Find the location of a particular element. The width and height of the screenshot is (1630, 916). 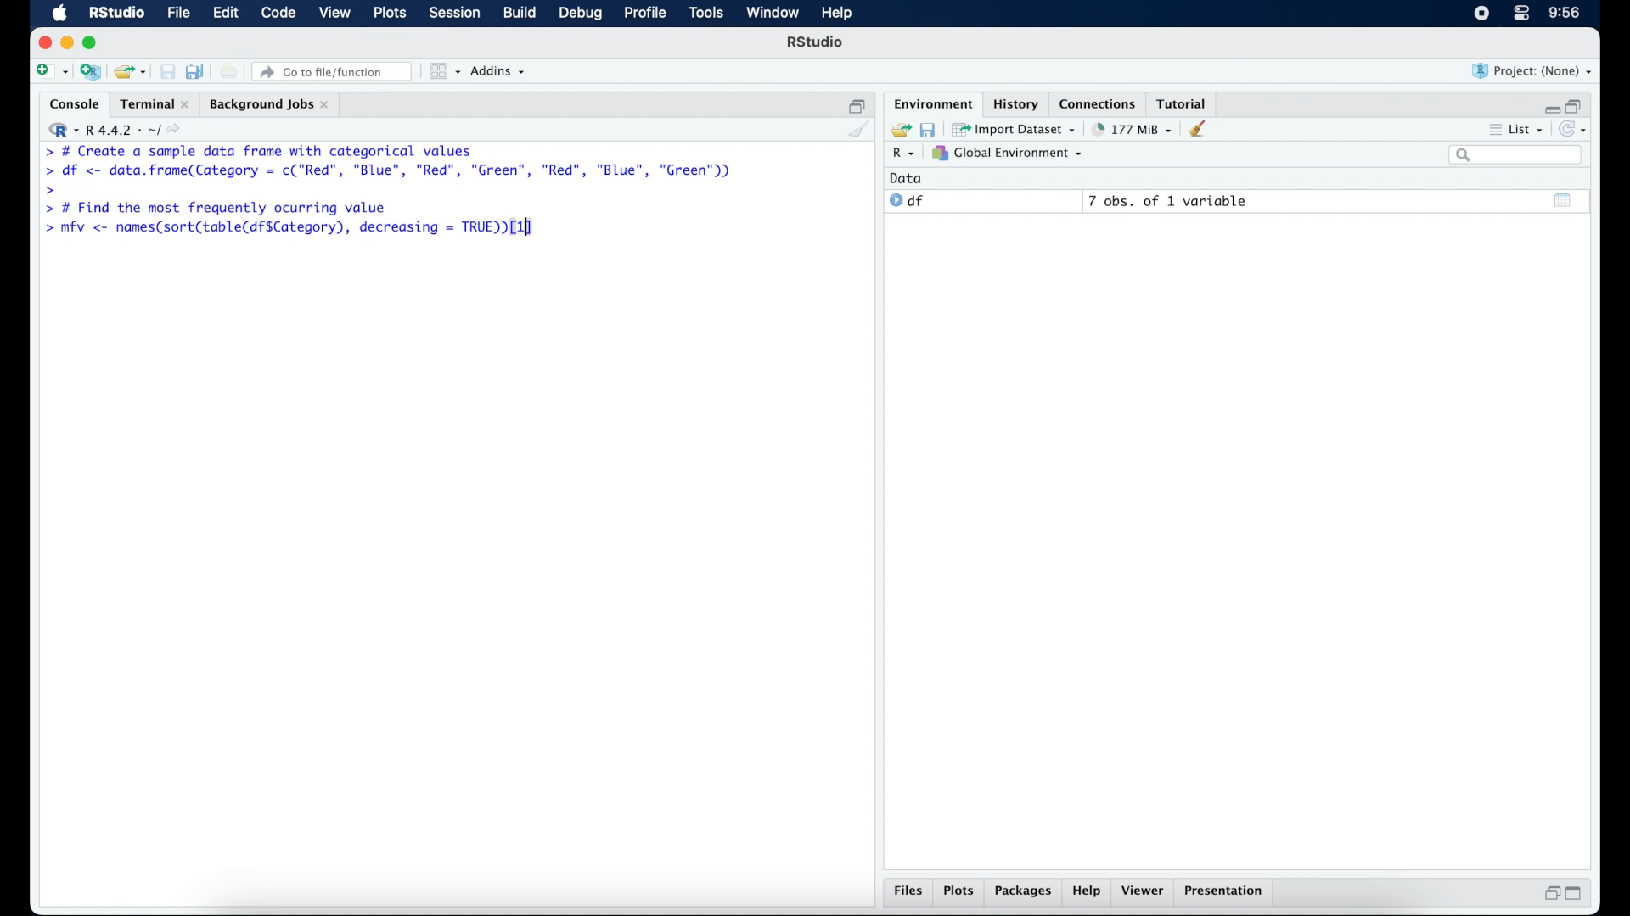

background jobs is located at coordinates (272, 103).